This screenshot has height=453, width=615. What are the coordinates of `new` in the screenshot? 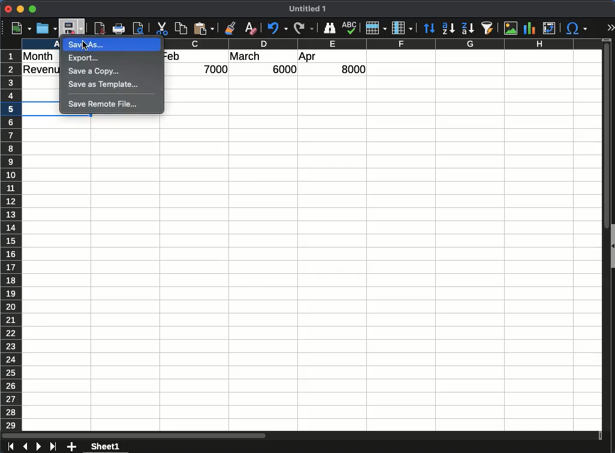 It's located at (20, 28).